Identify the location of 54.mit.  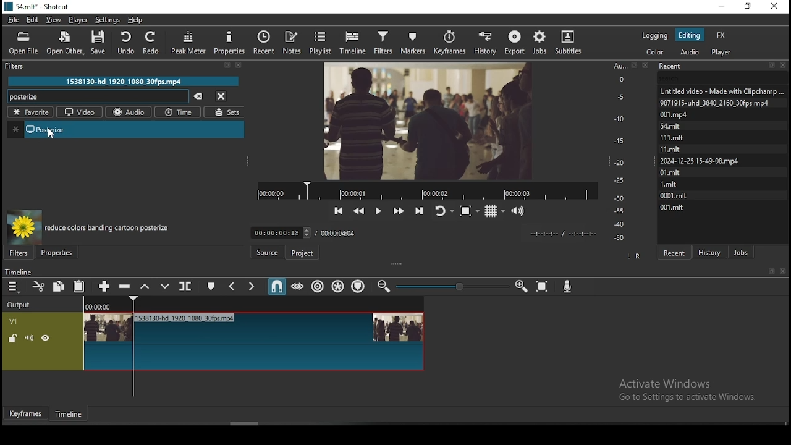
(670, 125).